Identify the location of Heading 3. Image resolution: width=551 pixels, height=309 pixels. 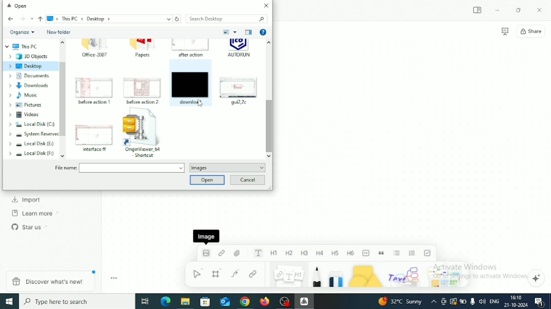
(305, 253).